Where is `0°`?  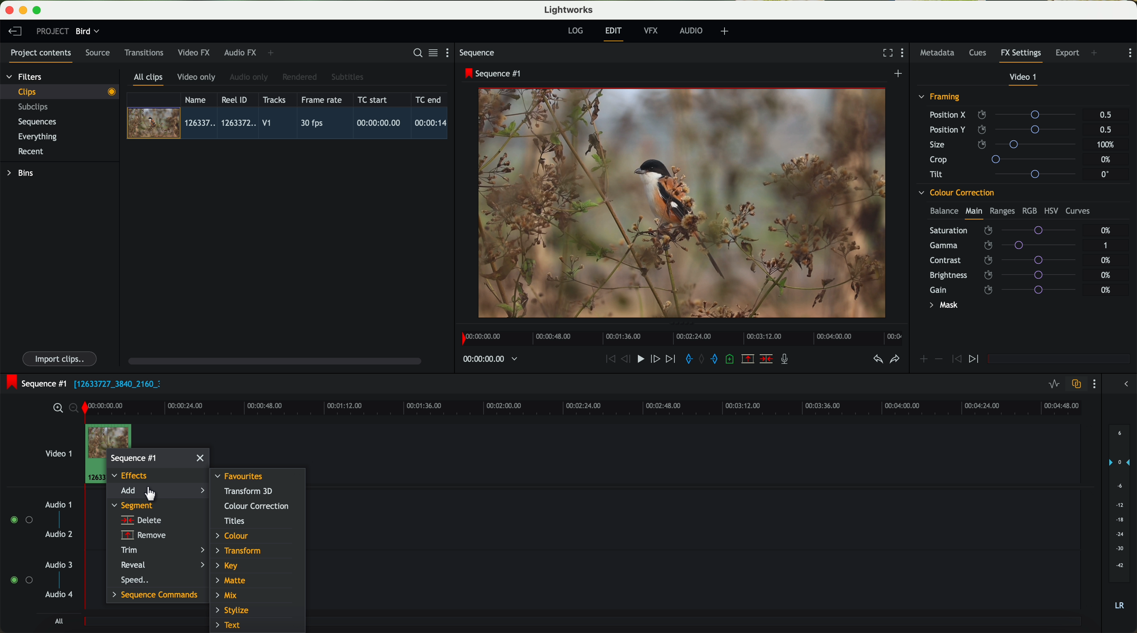
0° is located at coordinates (1106, 174).